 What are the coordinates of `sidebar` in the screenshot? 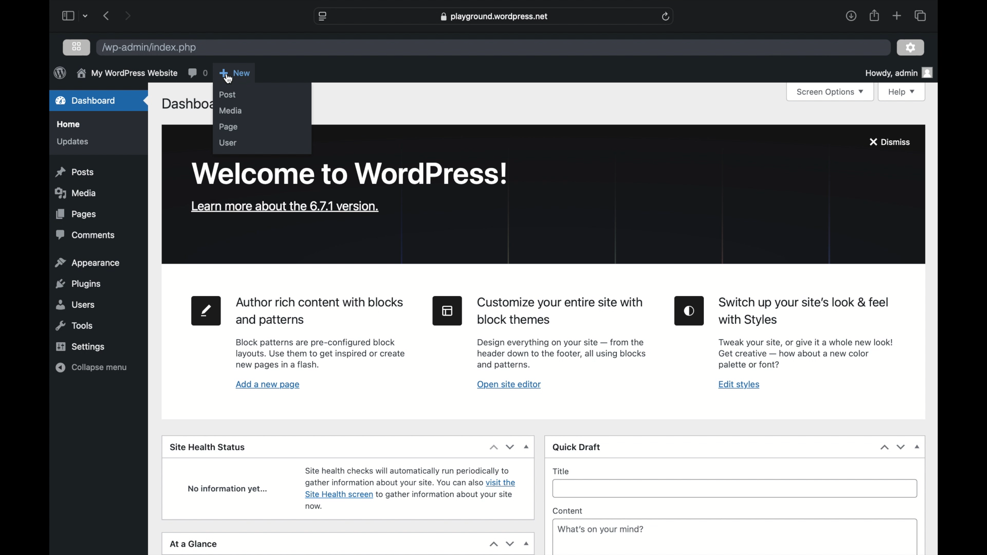 It's located at (67, 15).